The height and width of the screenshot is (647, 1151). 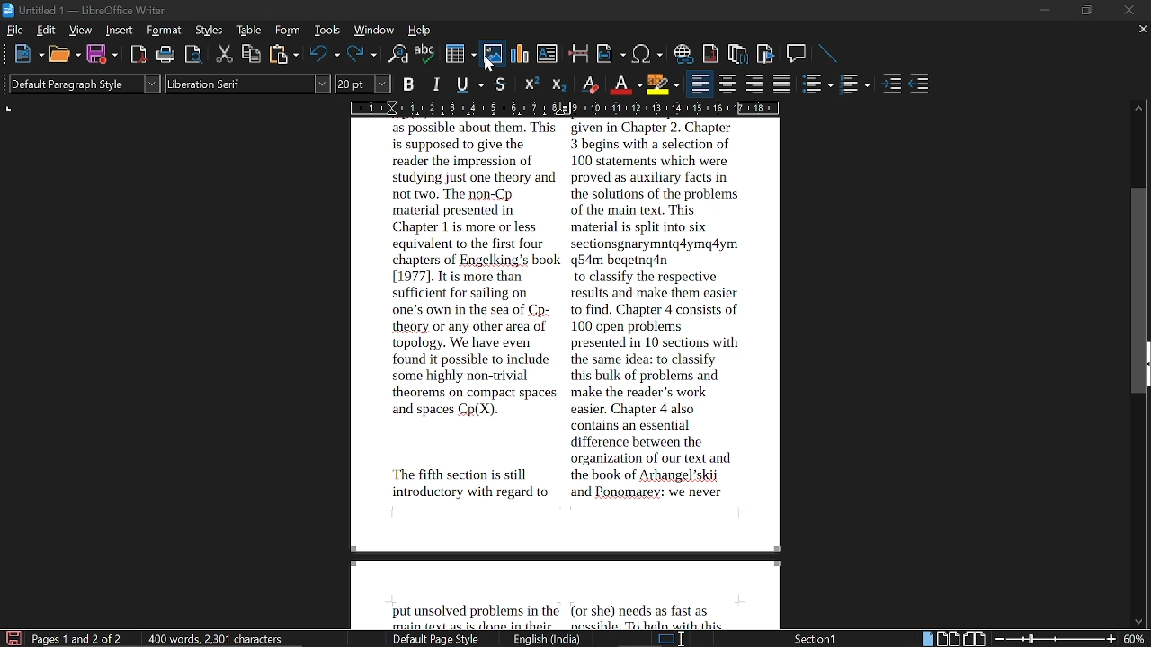 What do you see at coordinates (579, 53) in the screenshot?
I see `insert page break` at bounding box center [579, 53].